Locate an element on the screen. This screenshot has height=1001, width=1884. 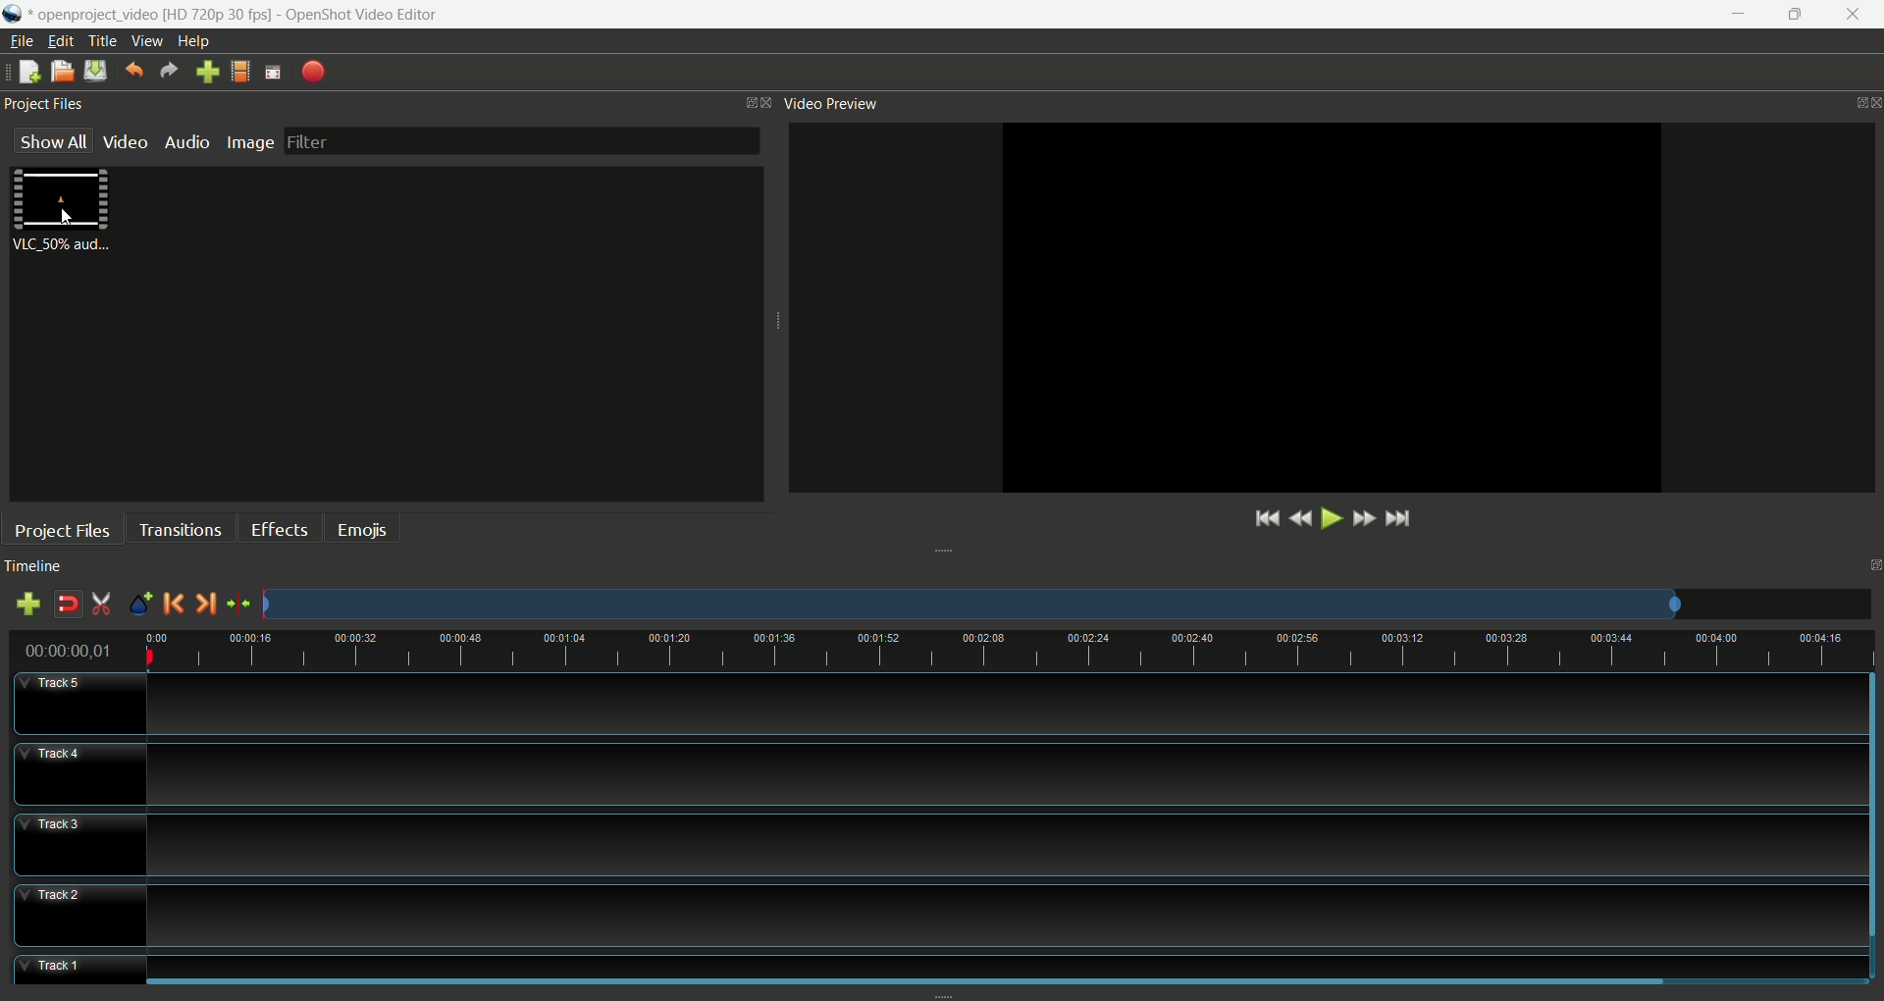
timeline is located at coordinates (38, 564).